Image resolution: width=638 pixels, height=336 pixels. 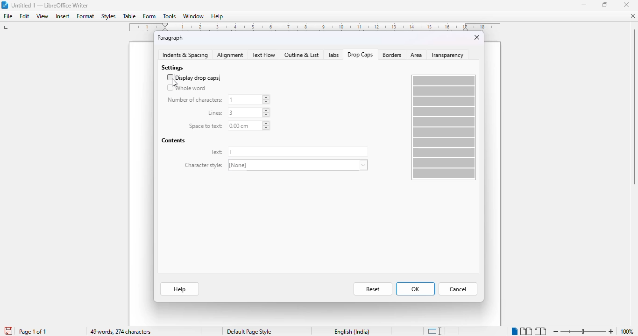 I want to click on OK, so click(x=416, y=289).